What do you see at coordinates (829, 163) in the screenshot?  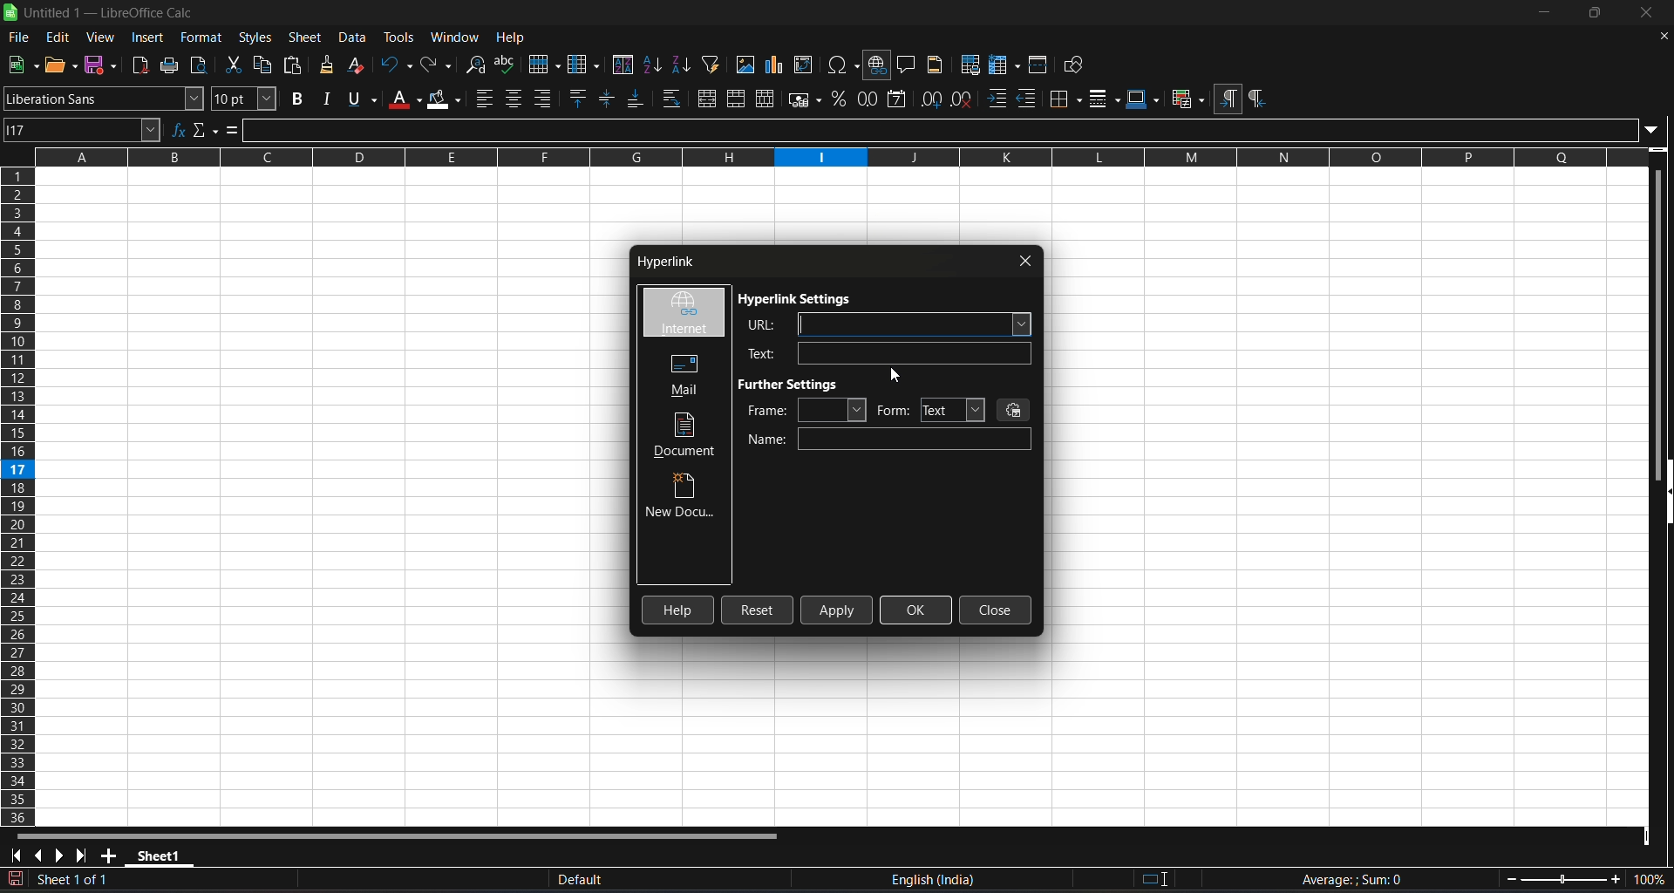 I see `rows` at bounding box center [829, 163].